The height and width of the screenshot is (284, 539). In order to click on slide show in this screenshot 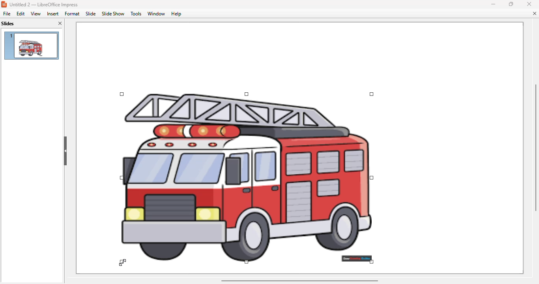, I will do `click(113, 13)`.